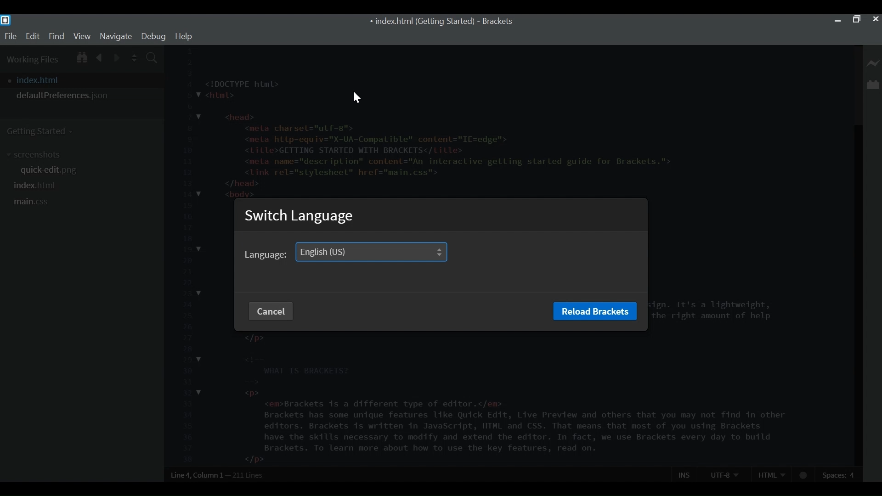 The width and height of the screenshot is (882, 496). What do you see at coordinates (32, 36) in the screenshot?
I see `Edit` at bounding box center [32, 36].